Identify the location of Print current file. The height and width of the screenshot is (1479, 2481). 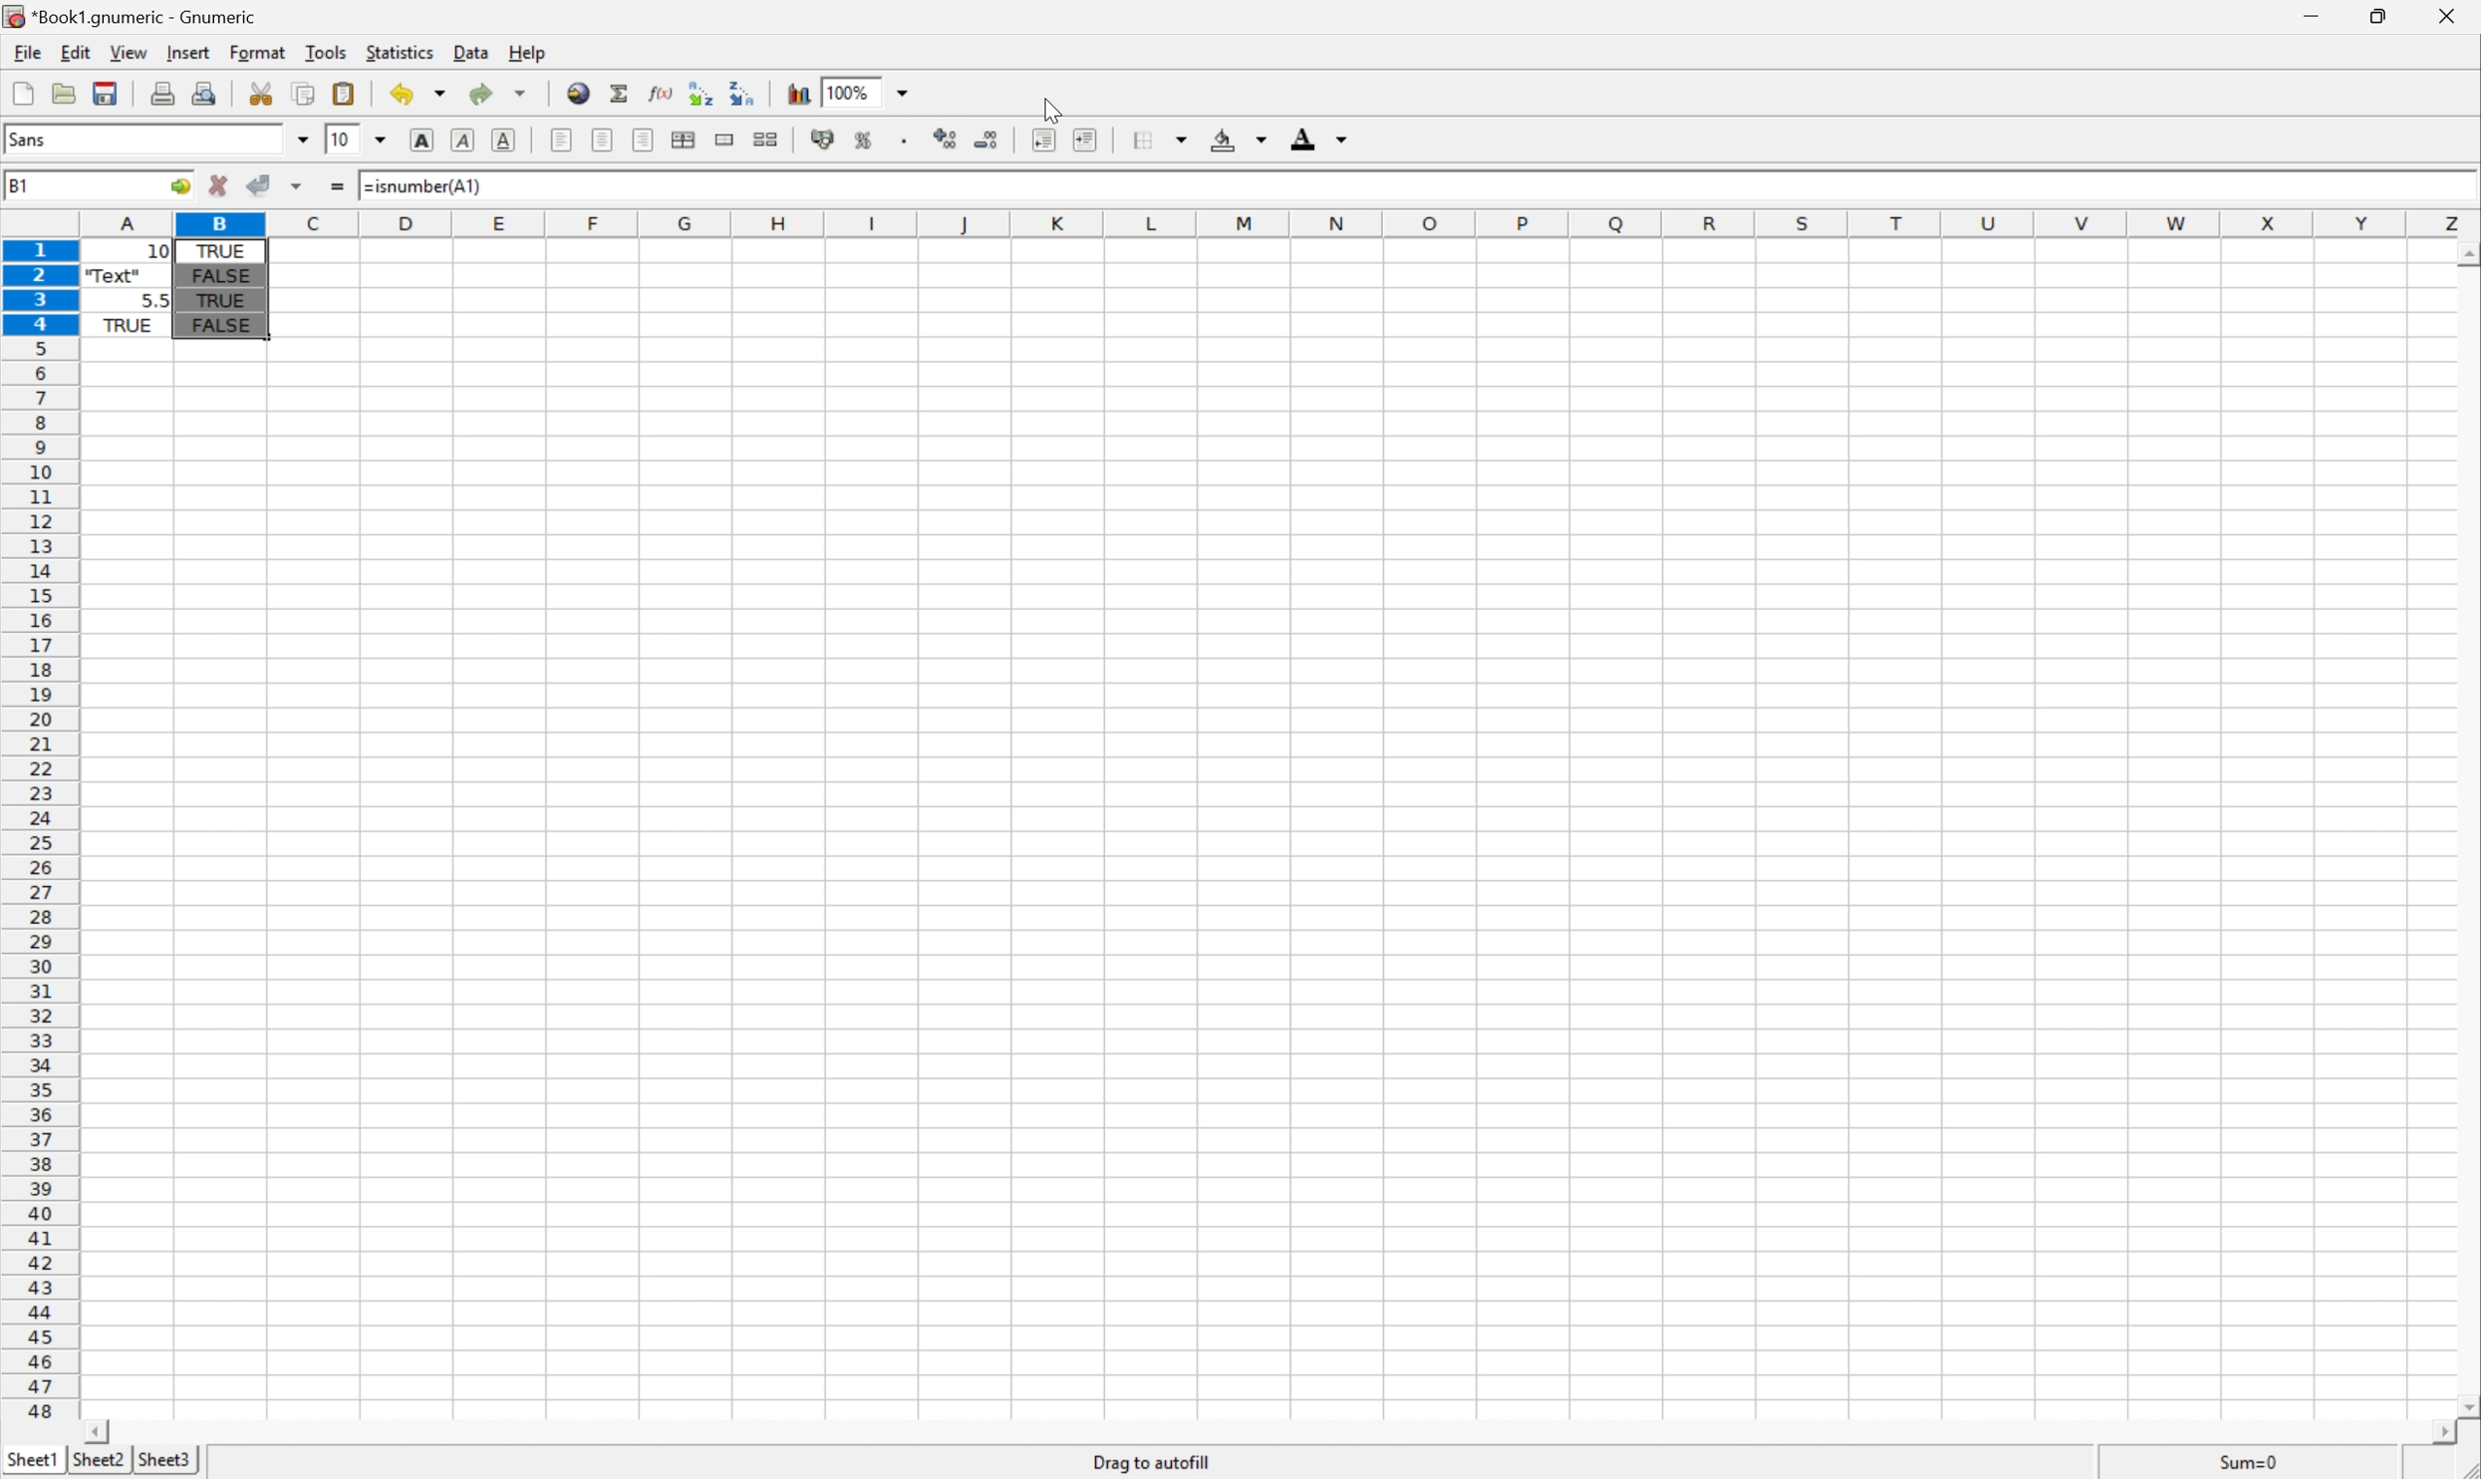
(163, 94).